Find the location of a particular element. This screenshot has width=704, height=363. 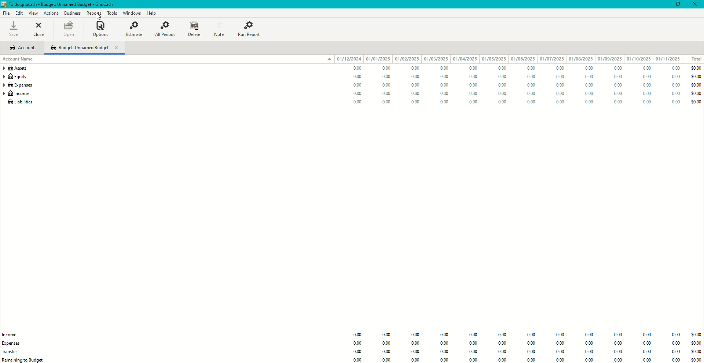

0.00 is located at coordinates (444, 102).